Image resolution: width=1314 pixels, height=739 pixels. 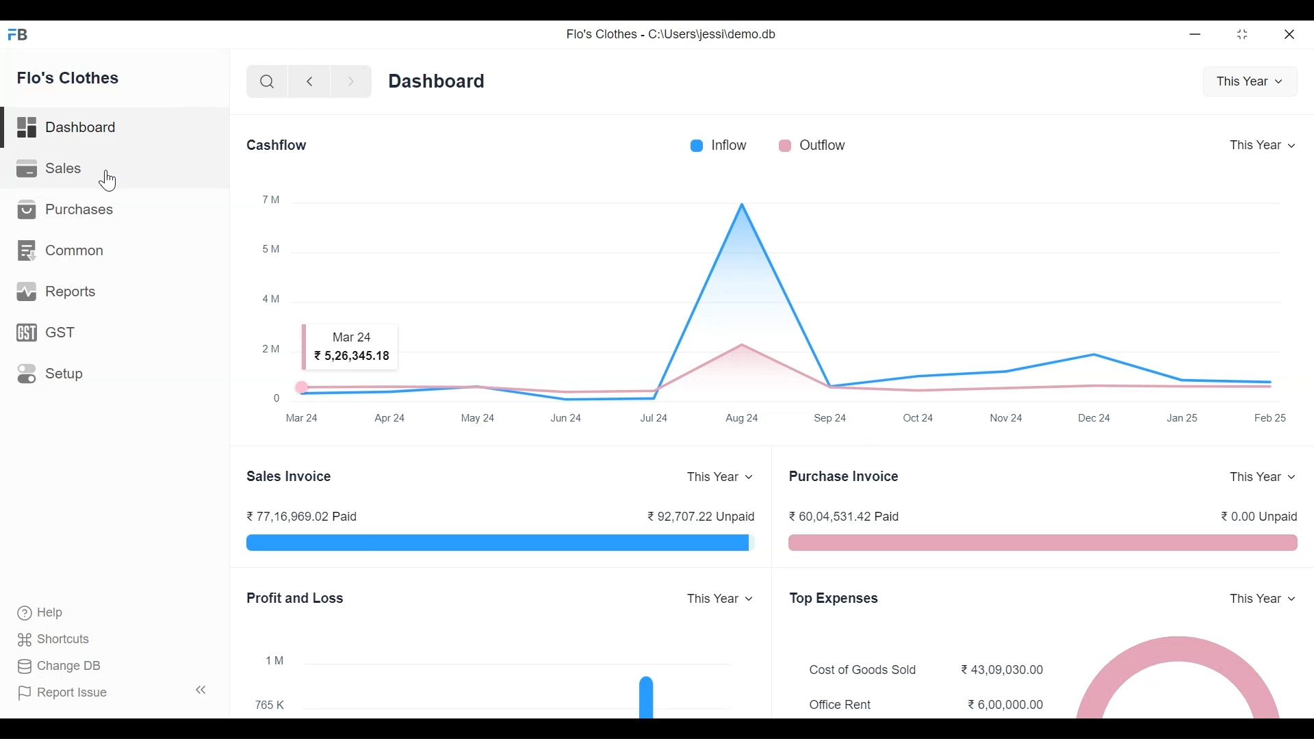 I want to click on 92,707.22 (Rupee) Unpaid, so click(x=700, y=516).